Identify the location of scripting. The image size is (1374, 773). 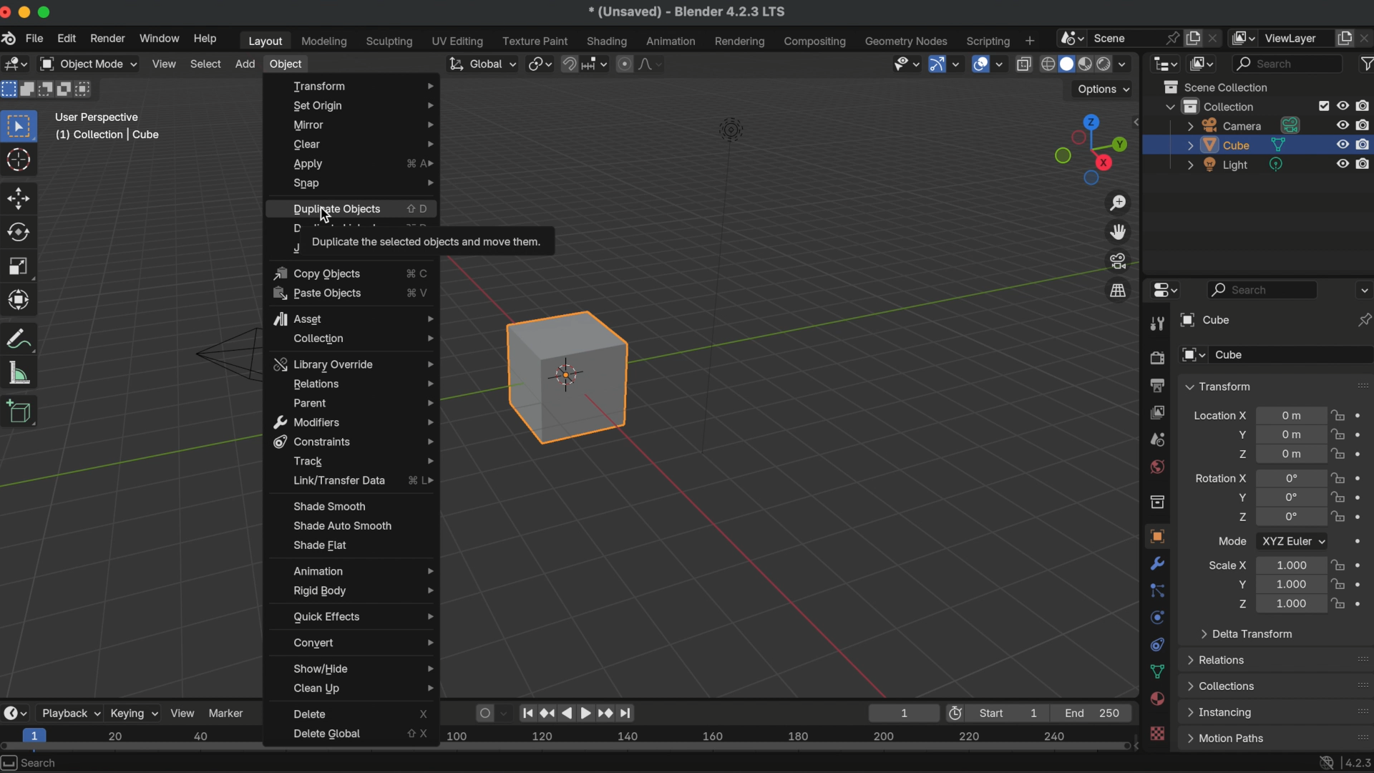
(986, 41).